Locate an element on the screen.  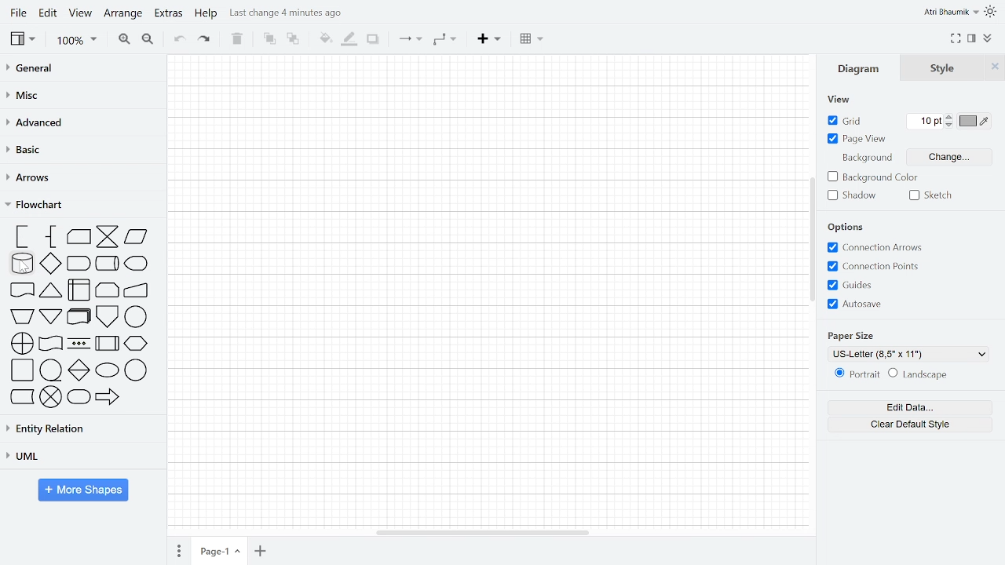
Connection arrows is located at coordinates (876, 248).